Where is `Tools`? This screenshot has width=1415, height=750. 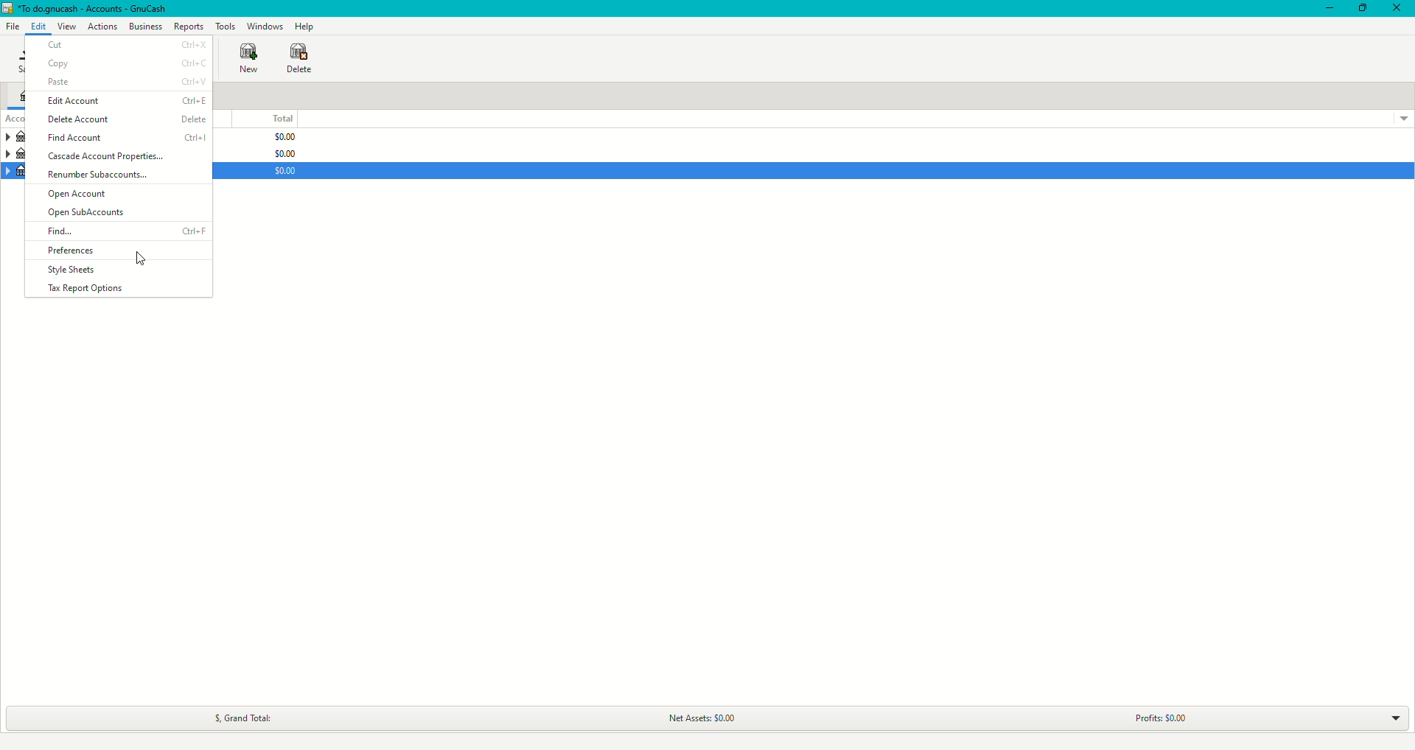 Tools is located at coordinates (226, 25).